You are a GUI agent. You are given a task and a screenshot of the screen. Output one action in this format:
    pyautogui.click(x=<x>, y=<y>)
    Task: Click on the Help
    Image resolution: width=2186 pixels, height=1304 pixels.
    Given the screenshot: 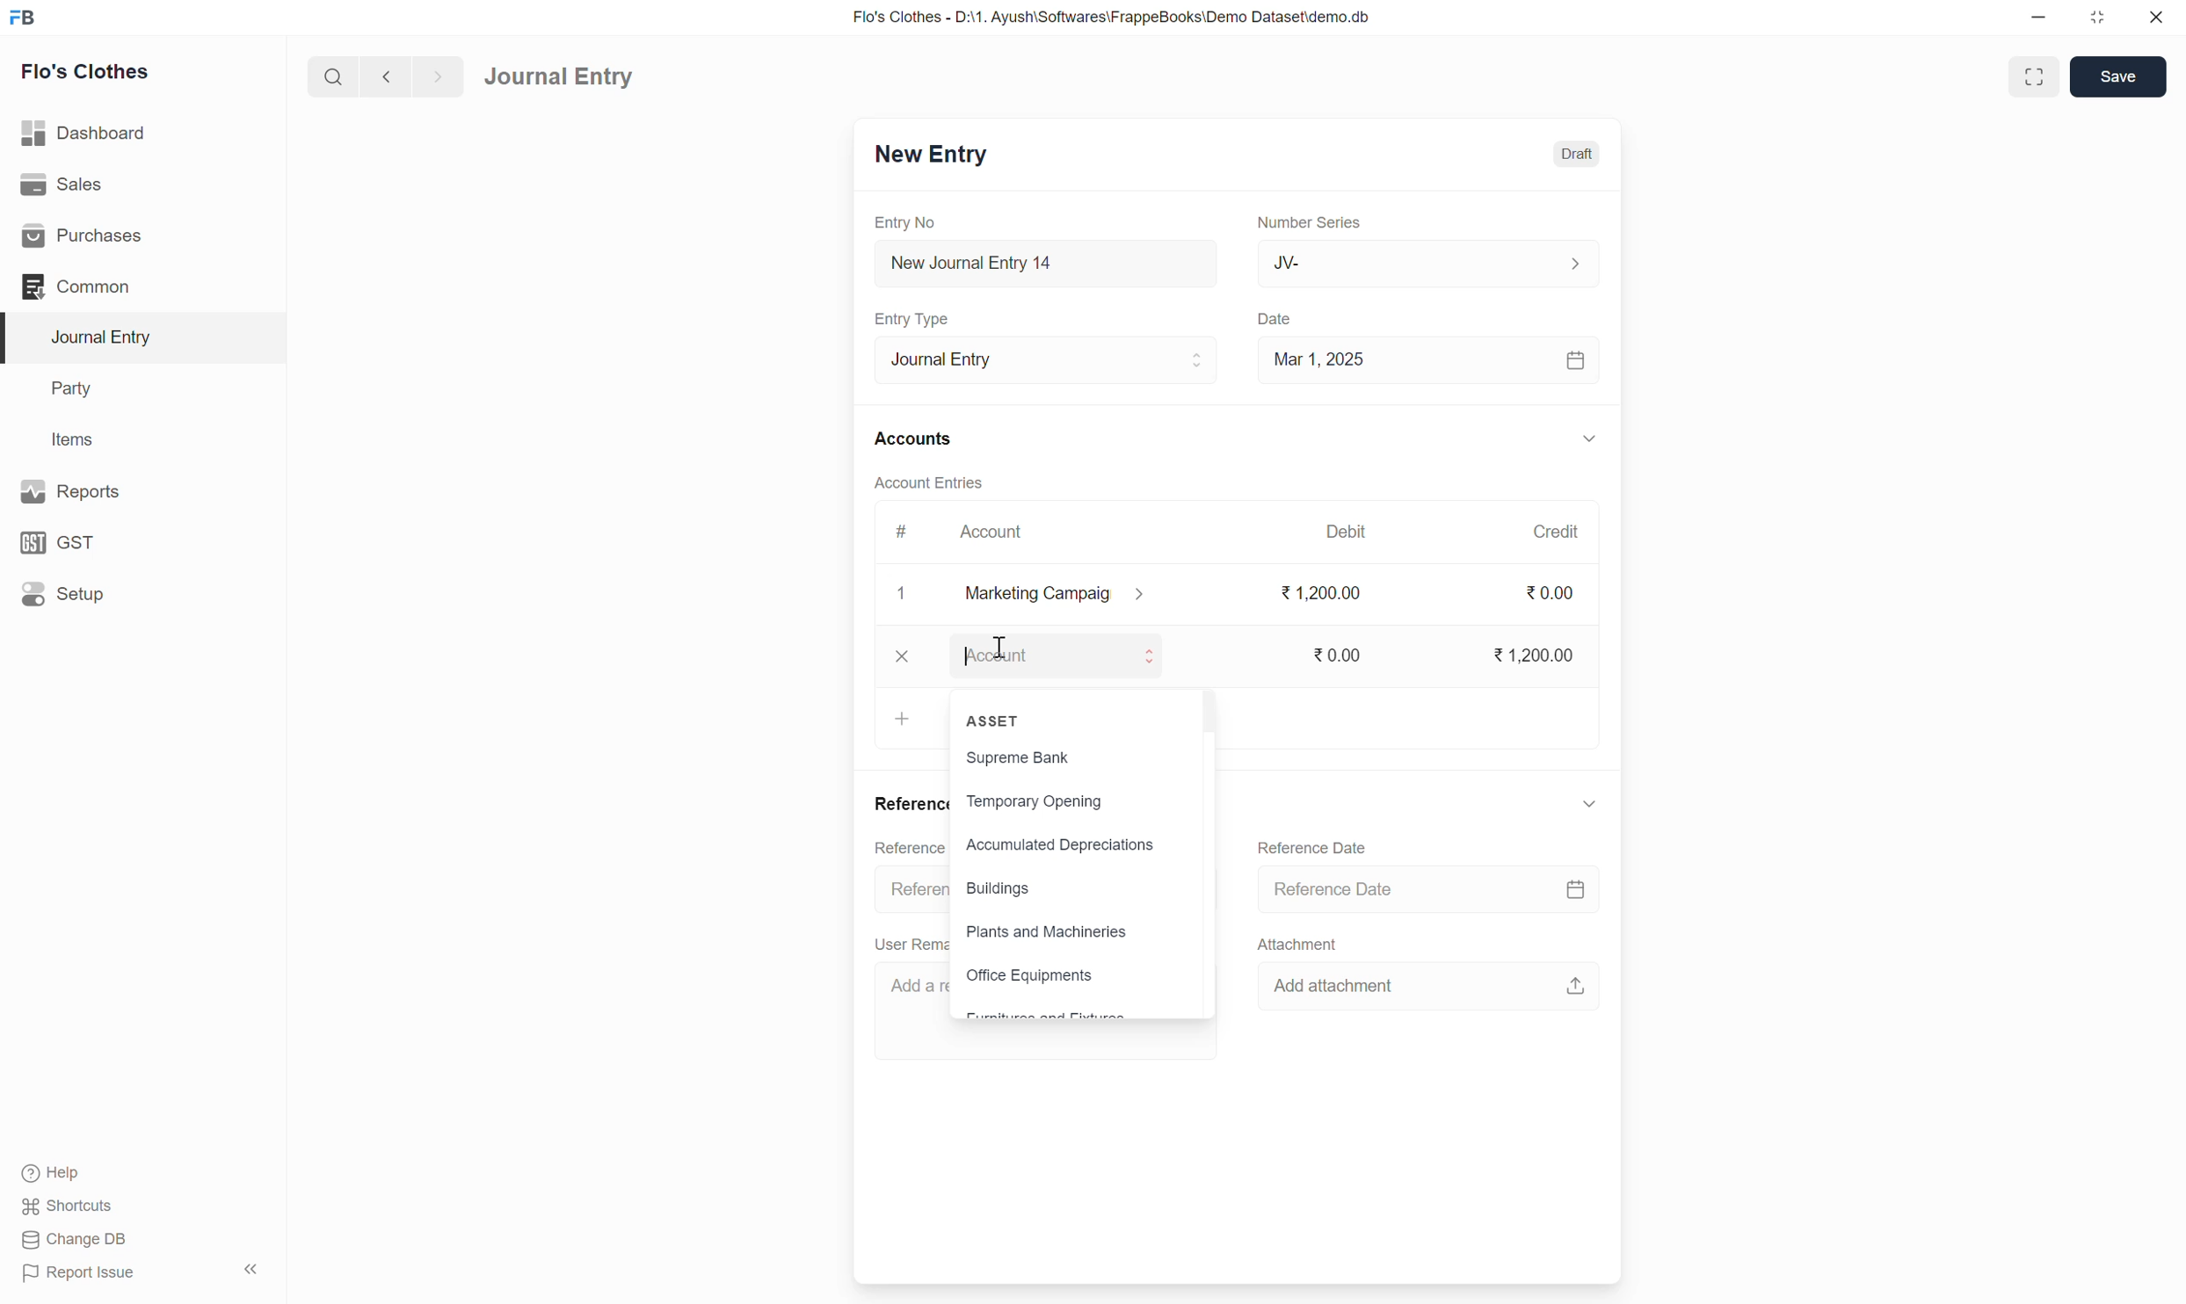 What is the action you would take?
    pyautogui.click(x=55, y=1174)
    